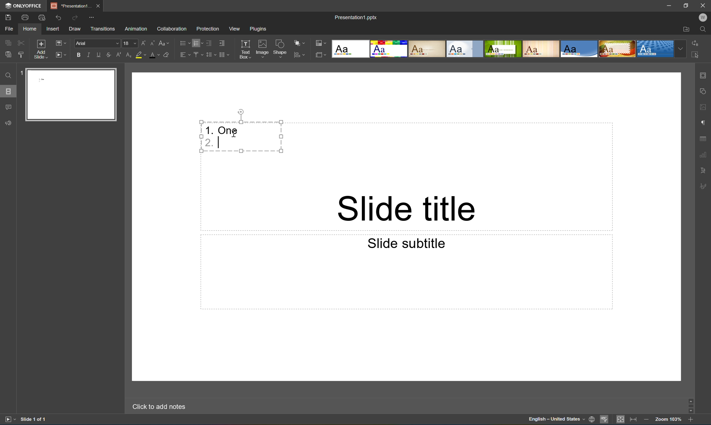 This screenshot has width=711, height=425. What do you see at coordinates (687, 29) in the screenshot?
I see `Open file location` at bounding box center [687, 29].